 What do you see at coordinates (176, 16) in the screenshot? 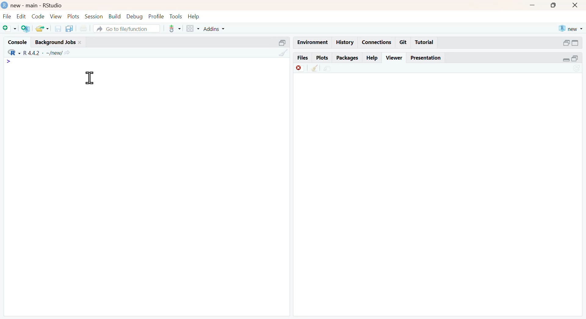
I see `tools` at bounding box center [176, 16].